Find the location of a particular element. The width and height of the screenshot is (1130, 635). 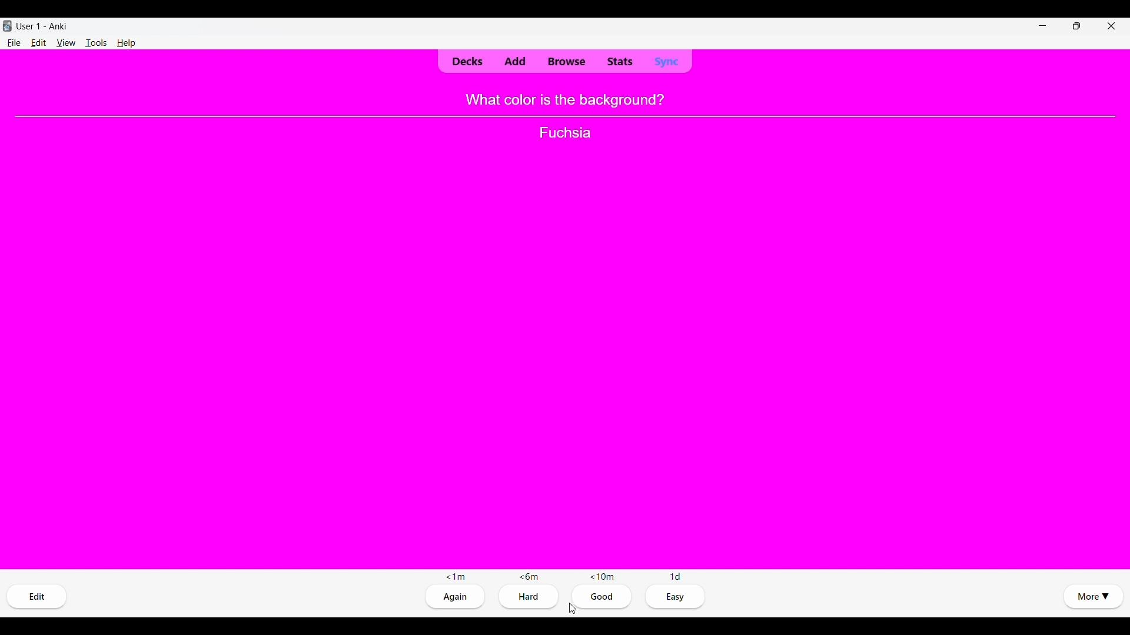

Cursor is located at coordinates (572, 608).